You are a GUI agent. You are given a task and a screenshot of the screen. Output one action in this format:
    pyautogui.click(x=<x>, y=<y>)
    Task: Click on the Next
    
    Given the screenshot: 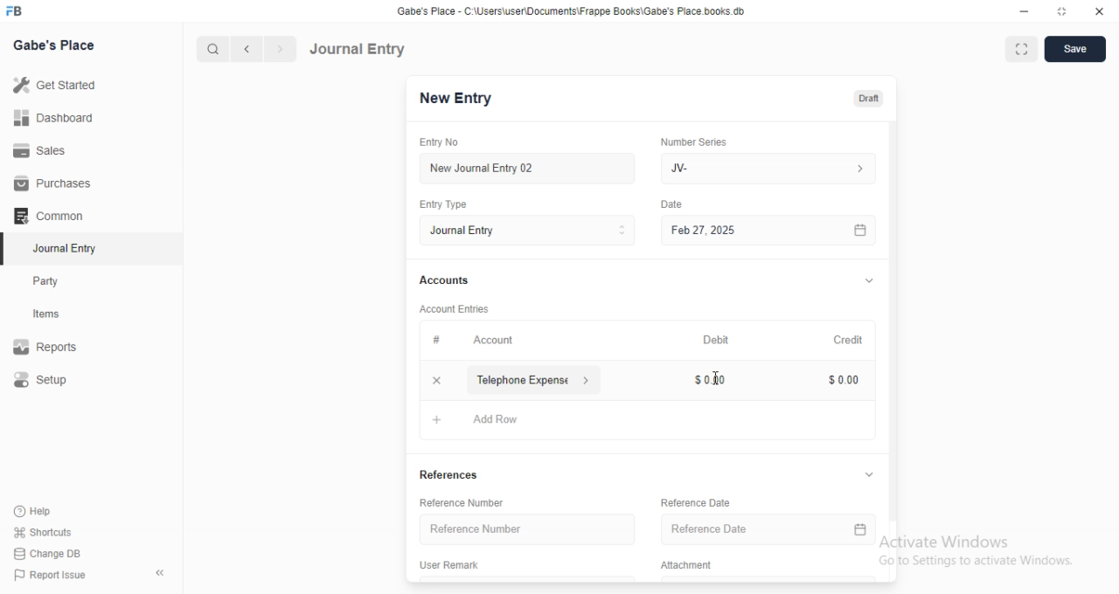 What is the action you would take?
    pyautogui.click(x=279, y=49)
    